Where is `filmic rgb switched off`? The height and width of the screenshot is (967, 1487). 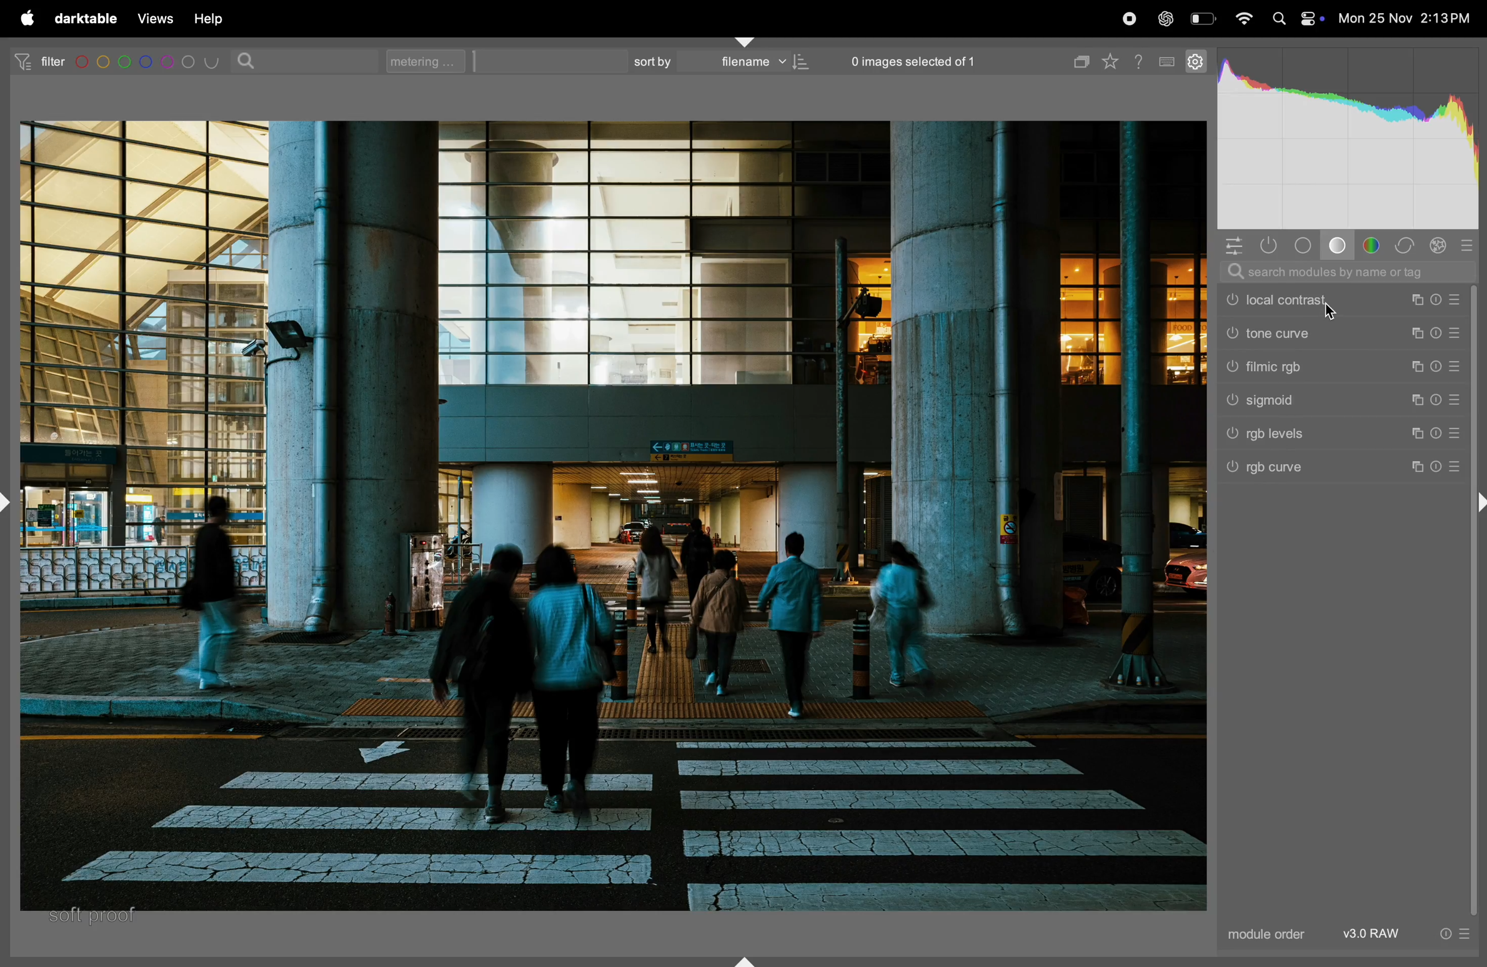 filmic rgb switched off is located at coordinates (1231, 367).